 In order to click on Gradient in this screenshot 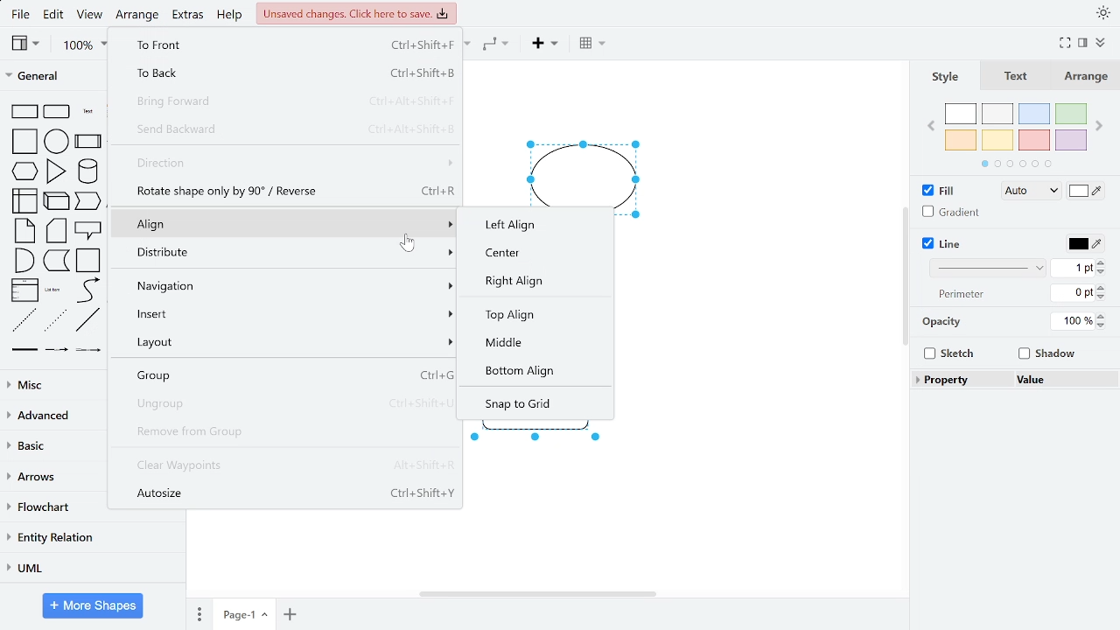, I will do `click(948, 211)`.